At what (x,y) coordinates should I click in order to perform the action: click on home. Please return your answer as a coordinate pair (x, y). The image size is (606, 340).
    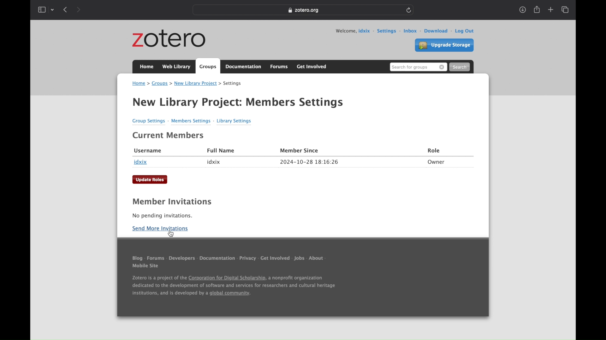
    Looking at the image, I should click on (146, 66).